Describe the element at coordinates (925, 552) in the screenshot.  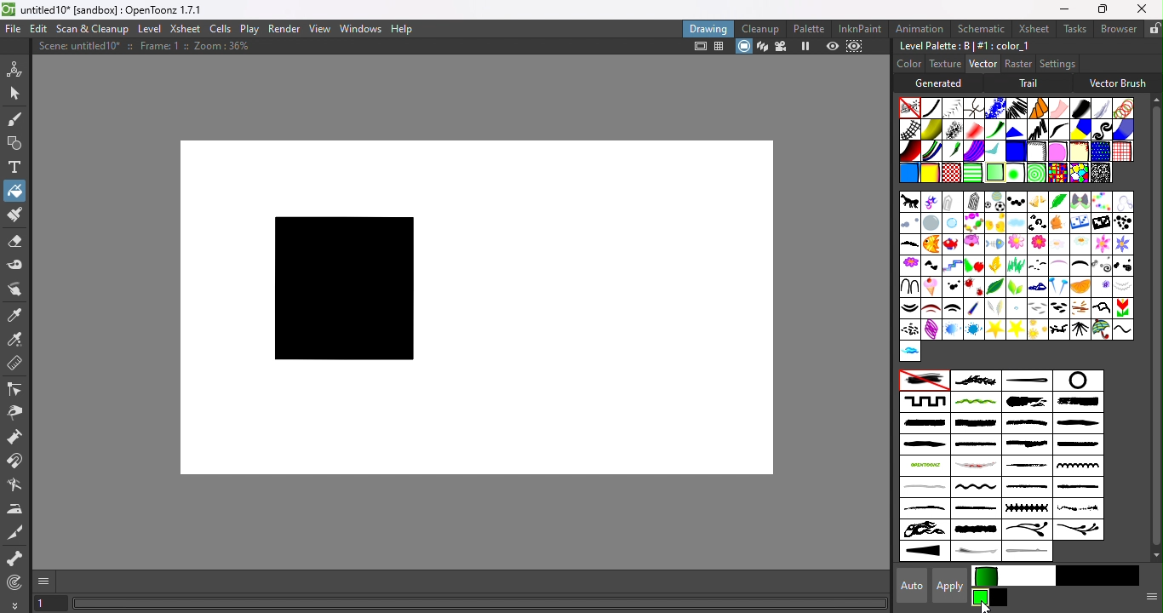
I see `thickening` at that location.